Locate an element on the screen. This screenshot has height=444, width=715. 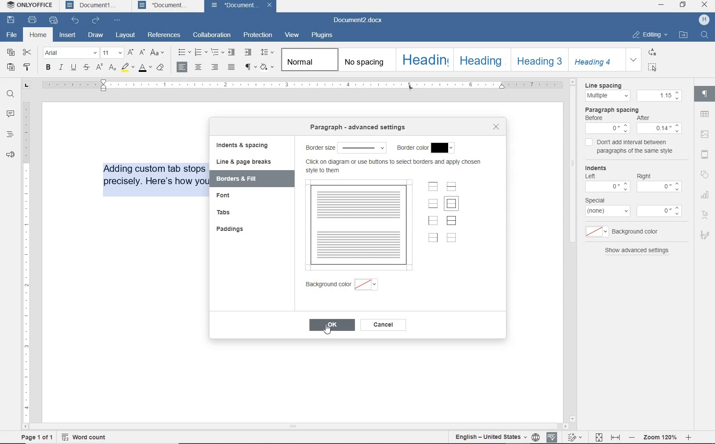
headings is located at coordinates (9, 135).